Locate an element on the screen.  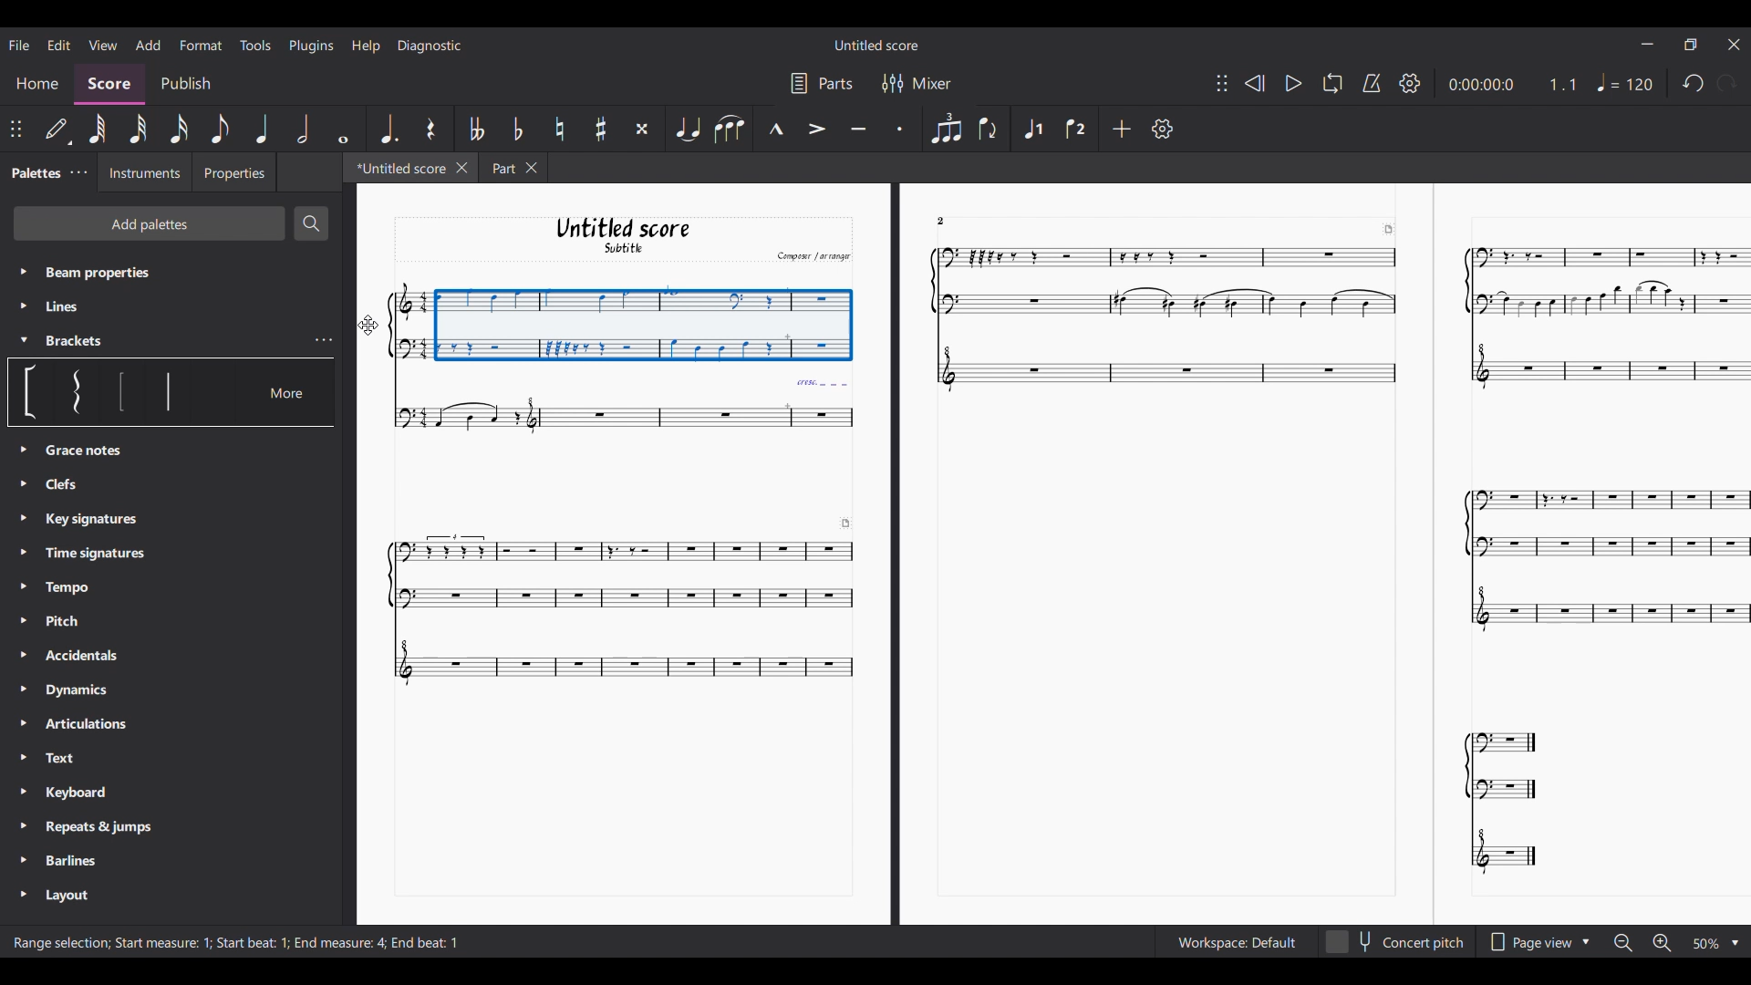
End measure: 4; is located at coordinates (339, 942).